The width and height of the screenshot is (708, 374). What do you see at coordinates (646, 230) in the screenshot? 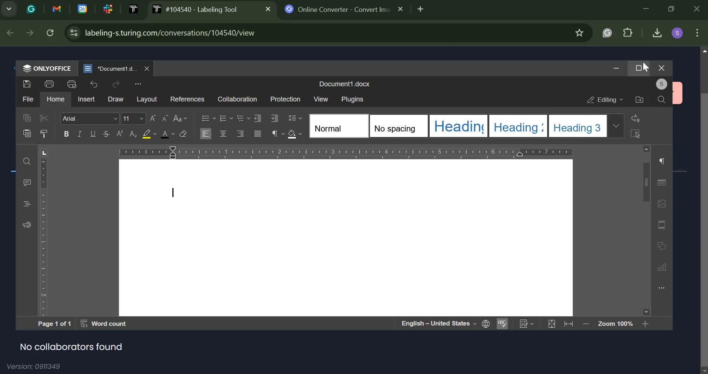
I see `vertical scroll bar` at bounding box center [646, 230].